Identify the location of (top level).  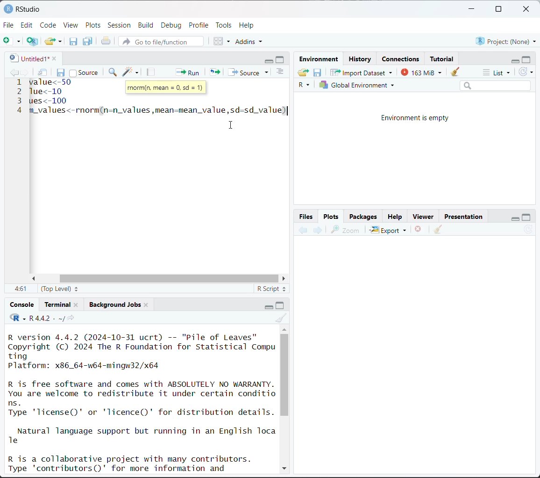
(61, 289).